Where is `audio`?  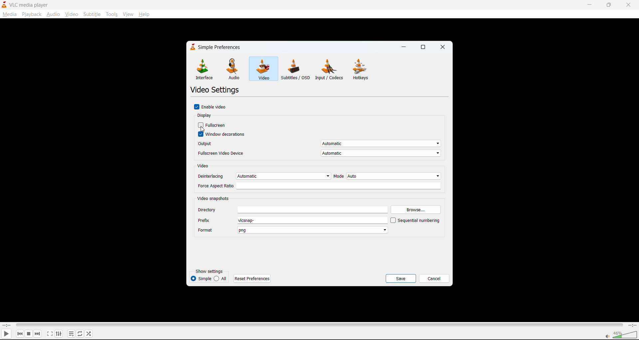
audio is located at coordinates (235, 69).